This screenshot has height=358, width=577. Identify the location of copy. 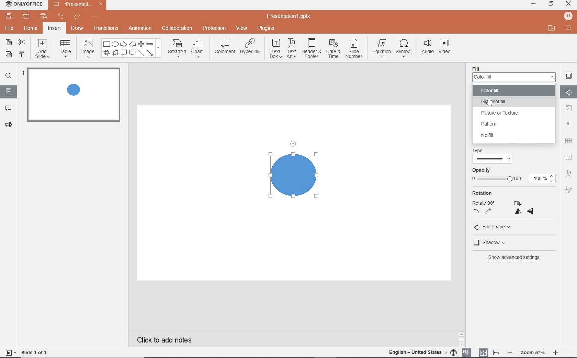
(10, 43).